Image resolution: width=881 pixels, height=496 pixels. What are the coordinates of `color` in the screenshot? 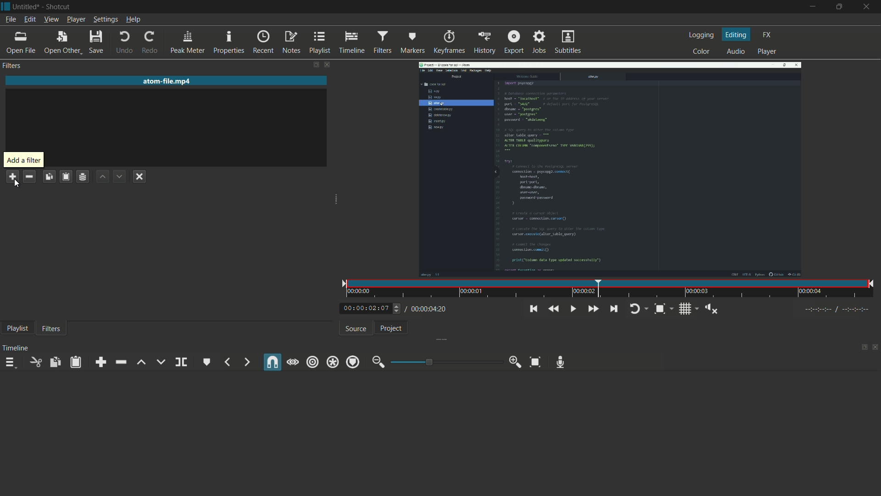 It's located at (702, 51).